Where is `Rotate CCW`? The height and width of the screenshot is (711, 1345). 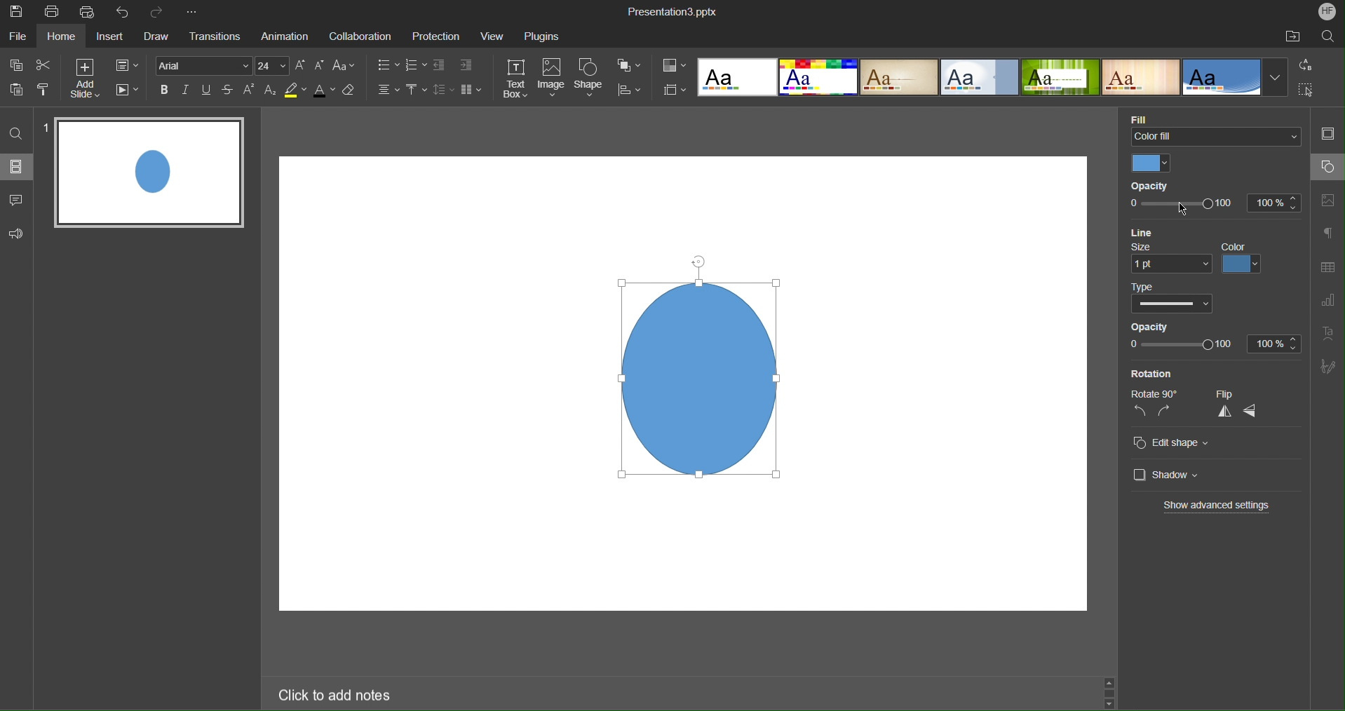 Rotate CCW is located at coordinates (1141, 411).